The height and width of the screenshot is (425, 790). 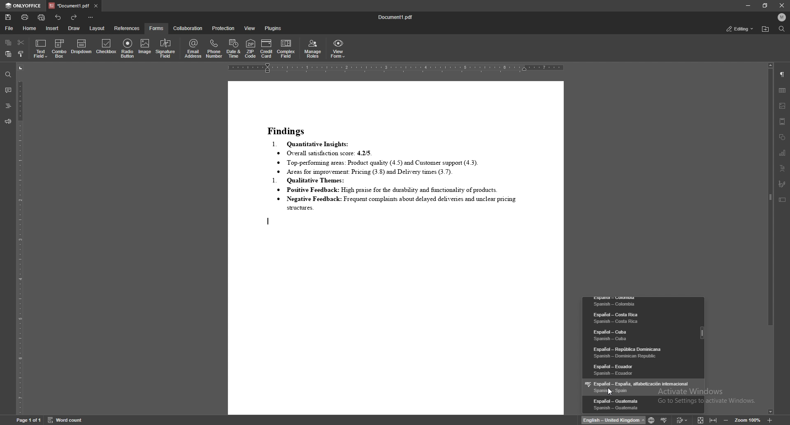 I want to click on find, so click(x=7, y=74).